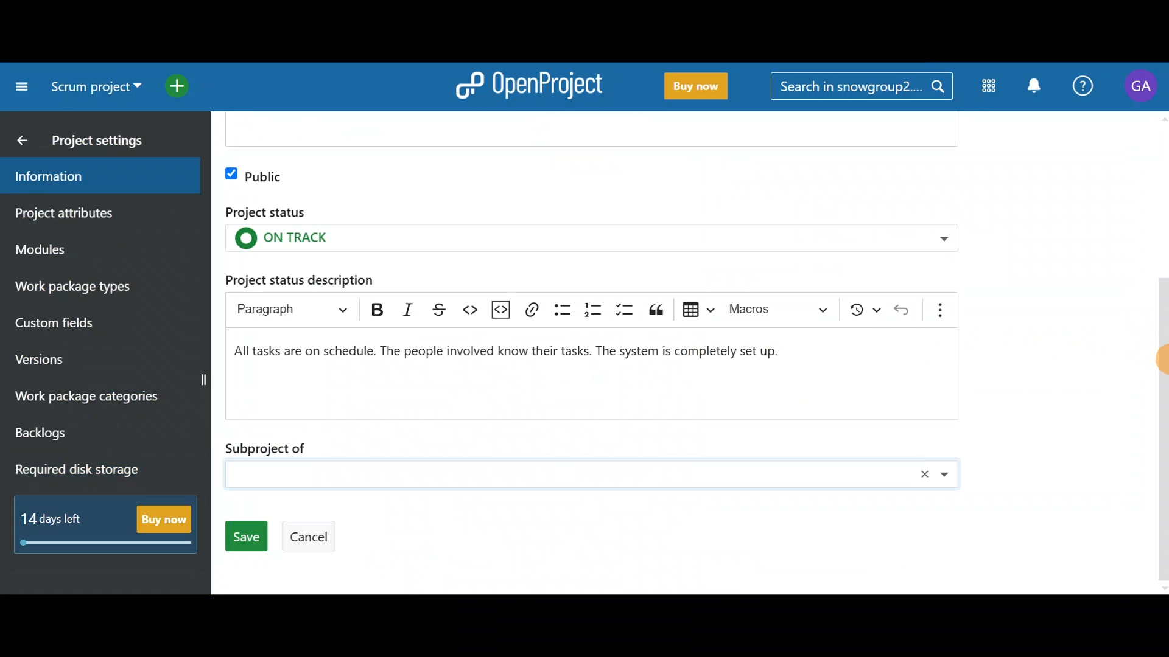 The width and height of the screenshot is (1169, 657). What do you see at coordinates (88, 433) in the screenshot?
I see `Backlogs` at bounding box center [88, 433].